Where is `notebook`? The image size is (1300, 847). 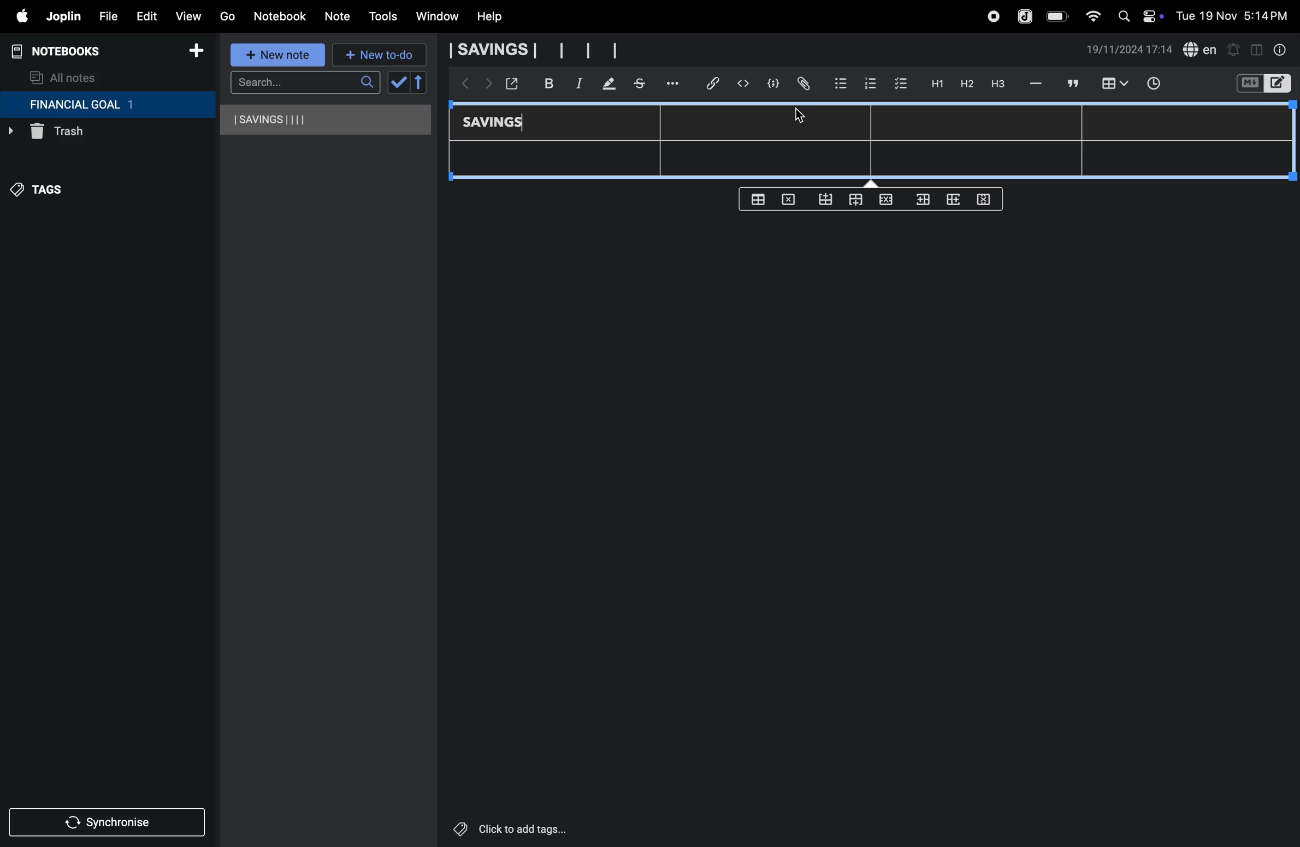
notebook is located at coordinates (279, 16).